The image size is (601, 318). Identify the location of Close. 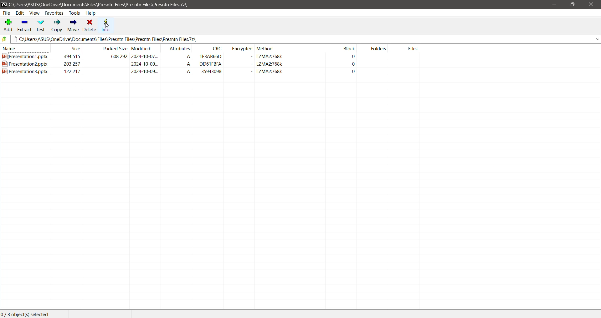
(591, 5).